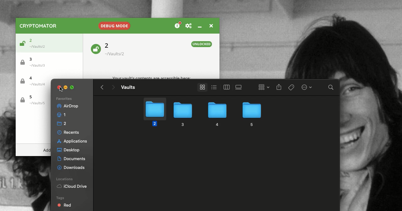 The width and height of the screenshot is (402, 211). What do you see at coordinates (66, 87) in the screenshot?
I see `Minimize` at bounding box center [66, 87].